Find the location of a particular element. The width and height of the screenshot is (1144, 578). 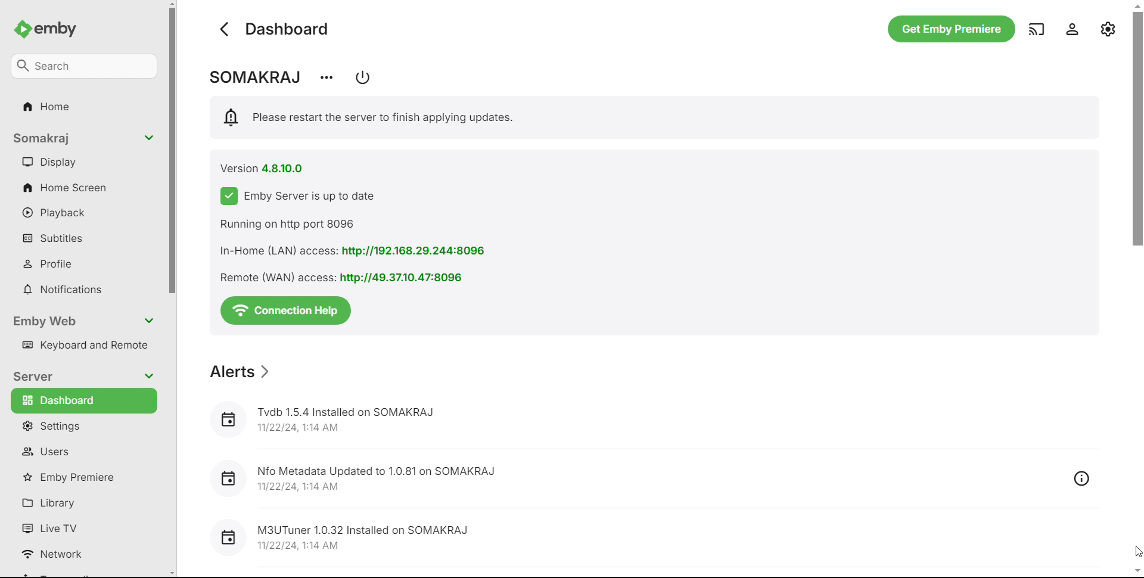

playback is located at coordinates (85, 212).